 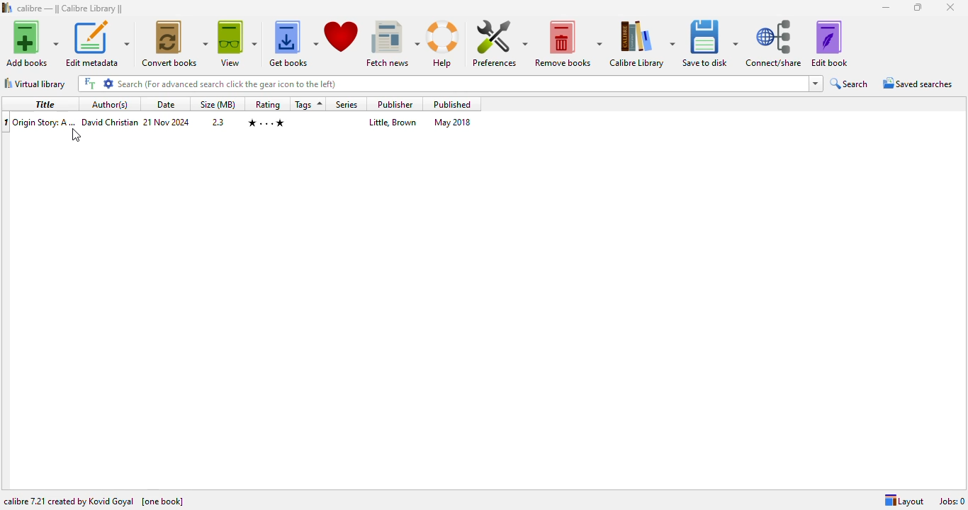 I want to click on series, so click(x=347, y=105).